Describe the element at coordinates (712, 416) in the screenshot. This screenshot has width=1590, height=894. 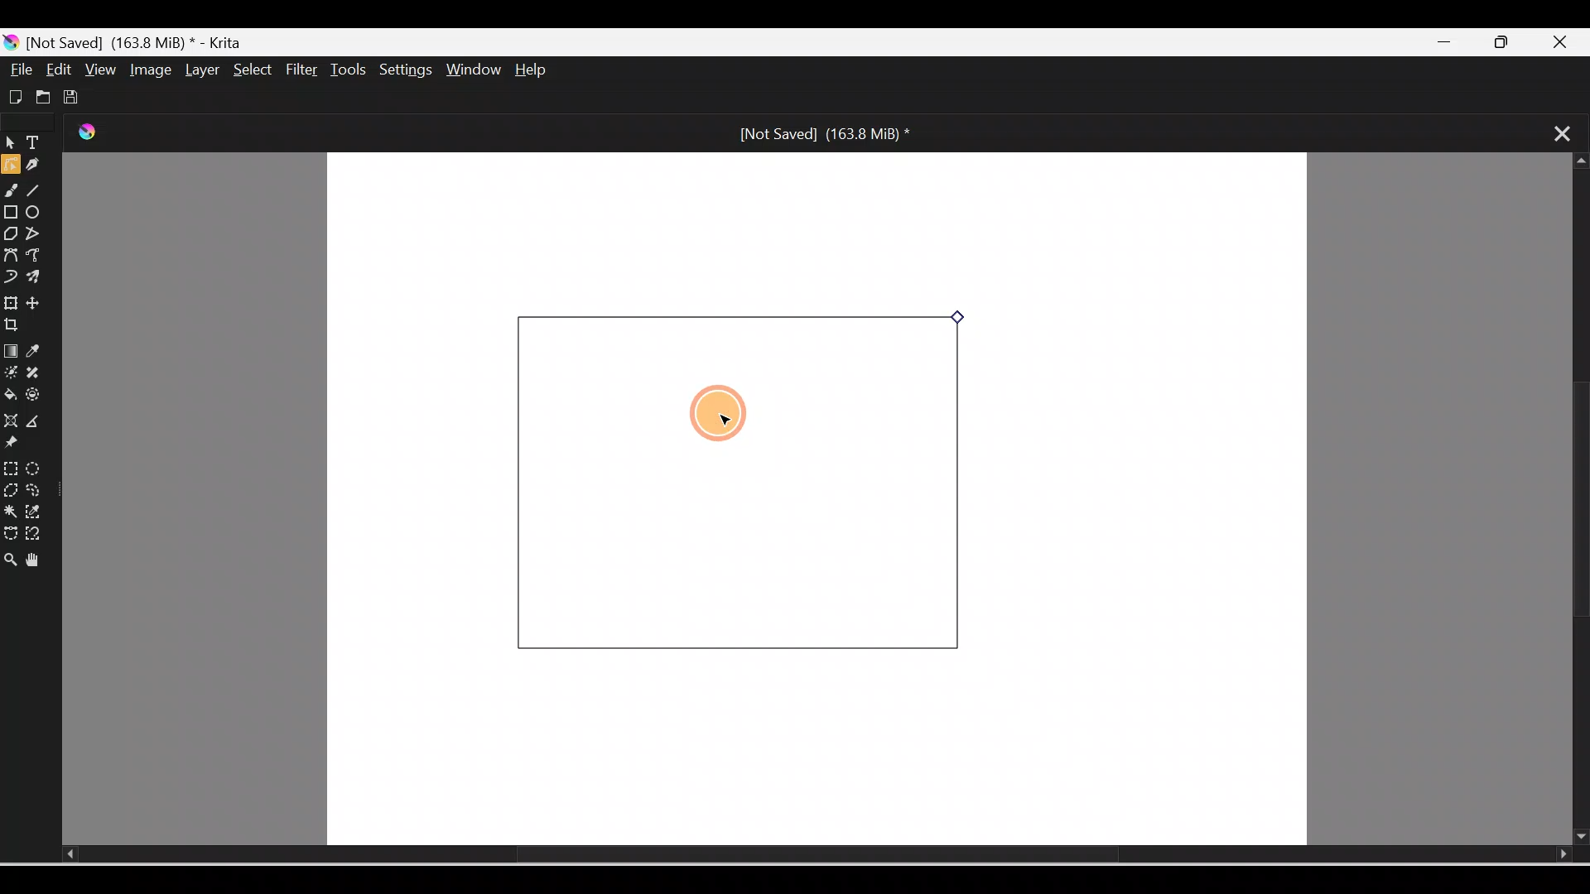
I see `Cursor on rectangle` at that location.